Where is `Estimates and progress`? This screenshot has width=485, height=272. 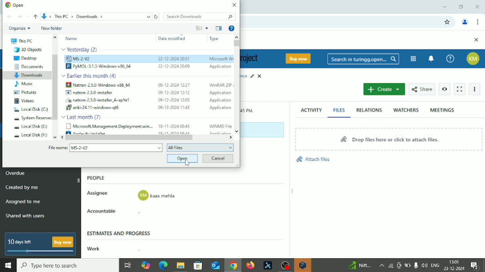 Estimates and progress is located at coordinates (120, 233).